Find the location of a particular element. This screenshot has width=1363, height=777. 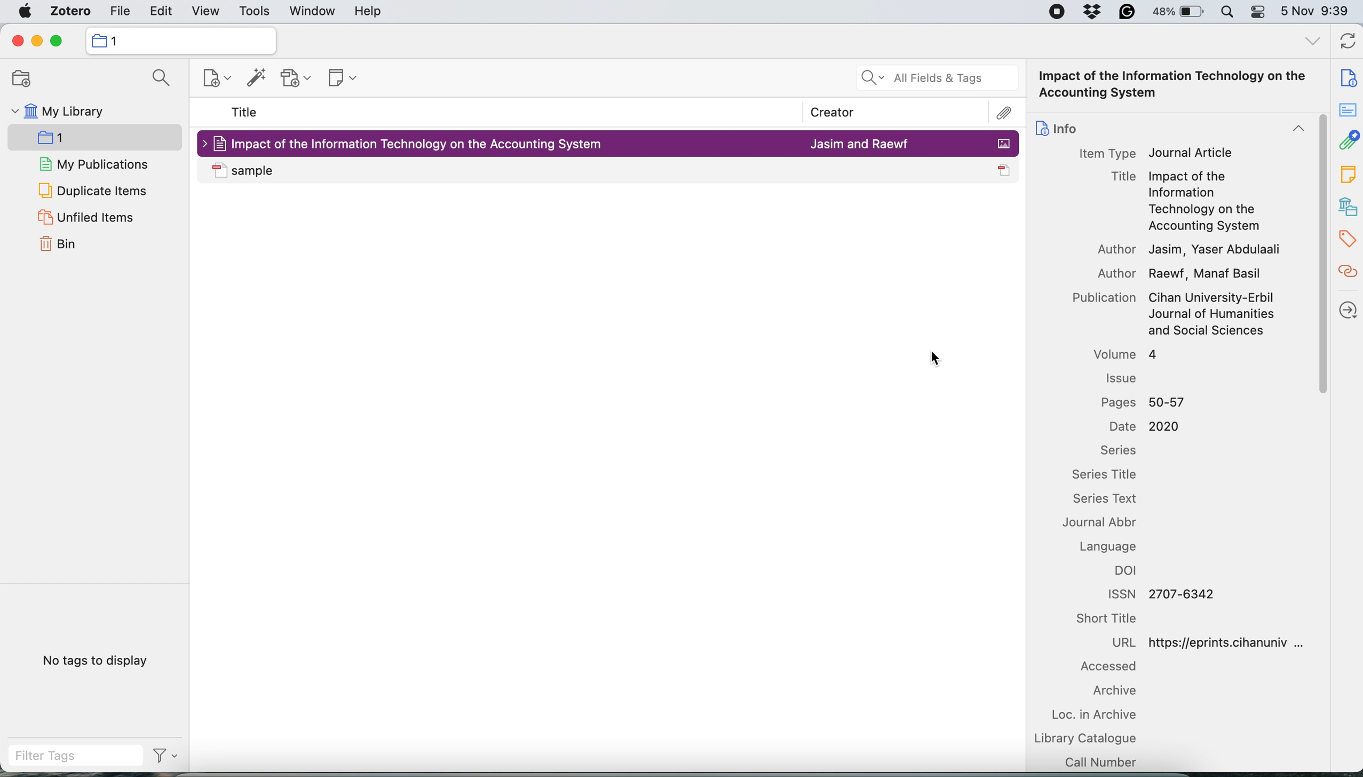

5 Nov 9:39 is located at coordinates (1317, 11).